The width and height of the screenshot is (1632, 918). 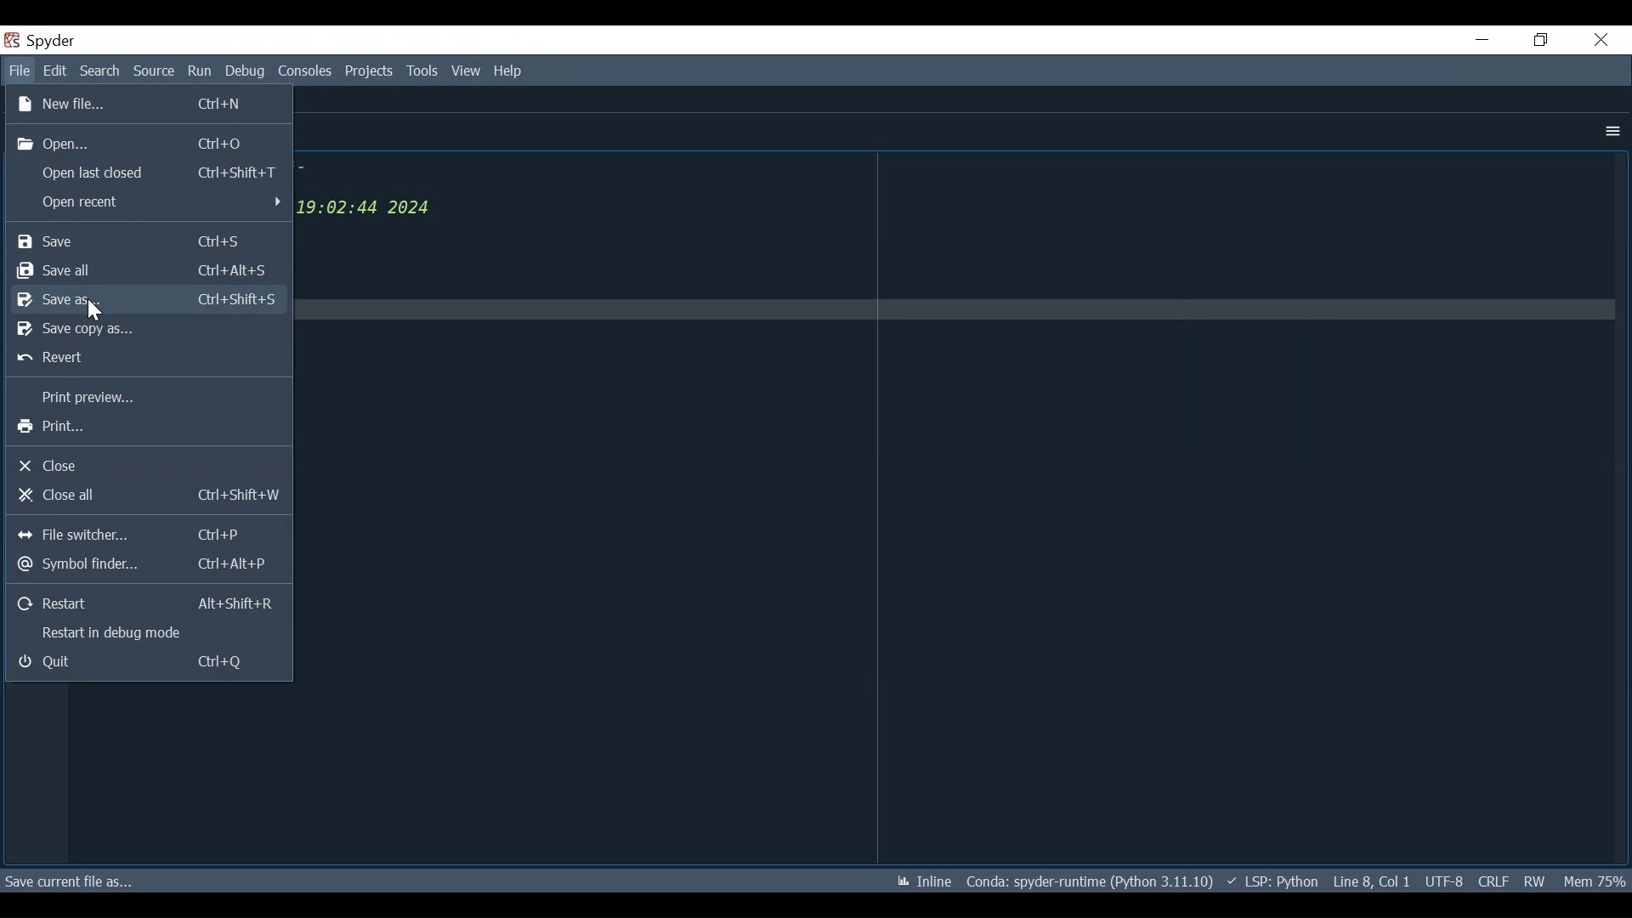 What do you see at coordinates (1493, 881) in the screenshot?
I see `File EQL Status` at bounding box center [1493, 881].